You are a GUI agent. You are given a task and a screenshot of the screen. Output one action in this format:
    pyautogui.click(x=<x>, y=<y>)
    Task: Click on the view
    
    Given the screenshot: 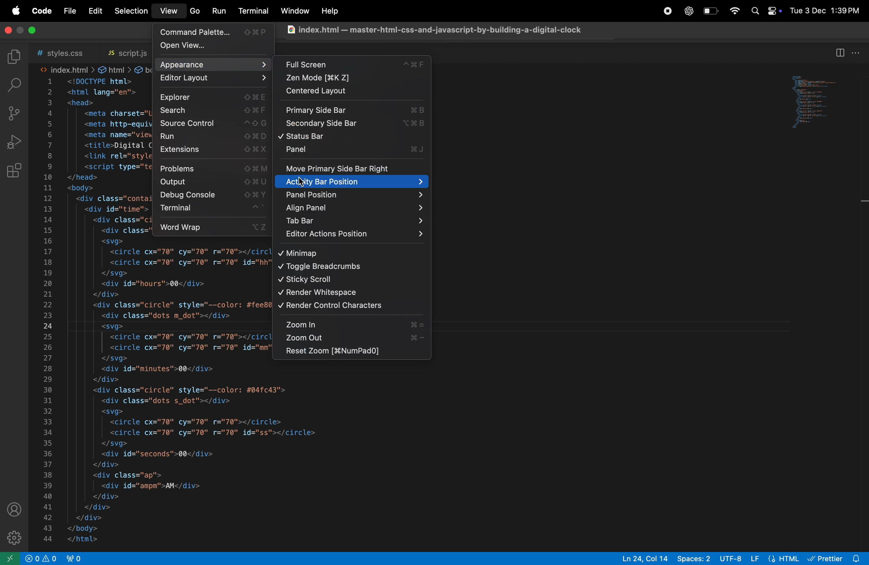 What is the action you would take?
    pyautogui.click(x=169, y=11)
    